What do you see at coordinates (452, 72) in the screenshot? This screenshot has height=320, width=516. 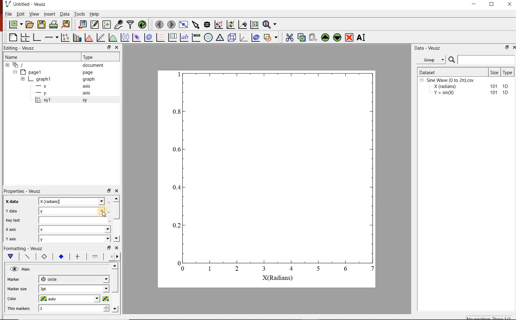 I see `Dataset` at bounding box center [452, 72].